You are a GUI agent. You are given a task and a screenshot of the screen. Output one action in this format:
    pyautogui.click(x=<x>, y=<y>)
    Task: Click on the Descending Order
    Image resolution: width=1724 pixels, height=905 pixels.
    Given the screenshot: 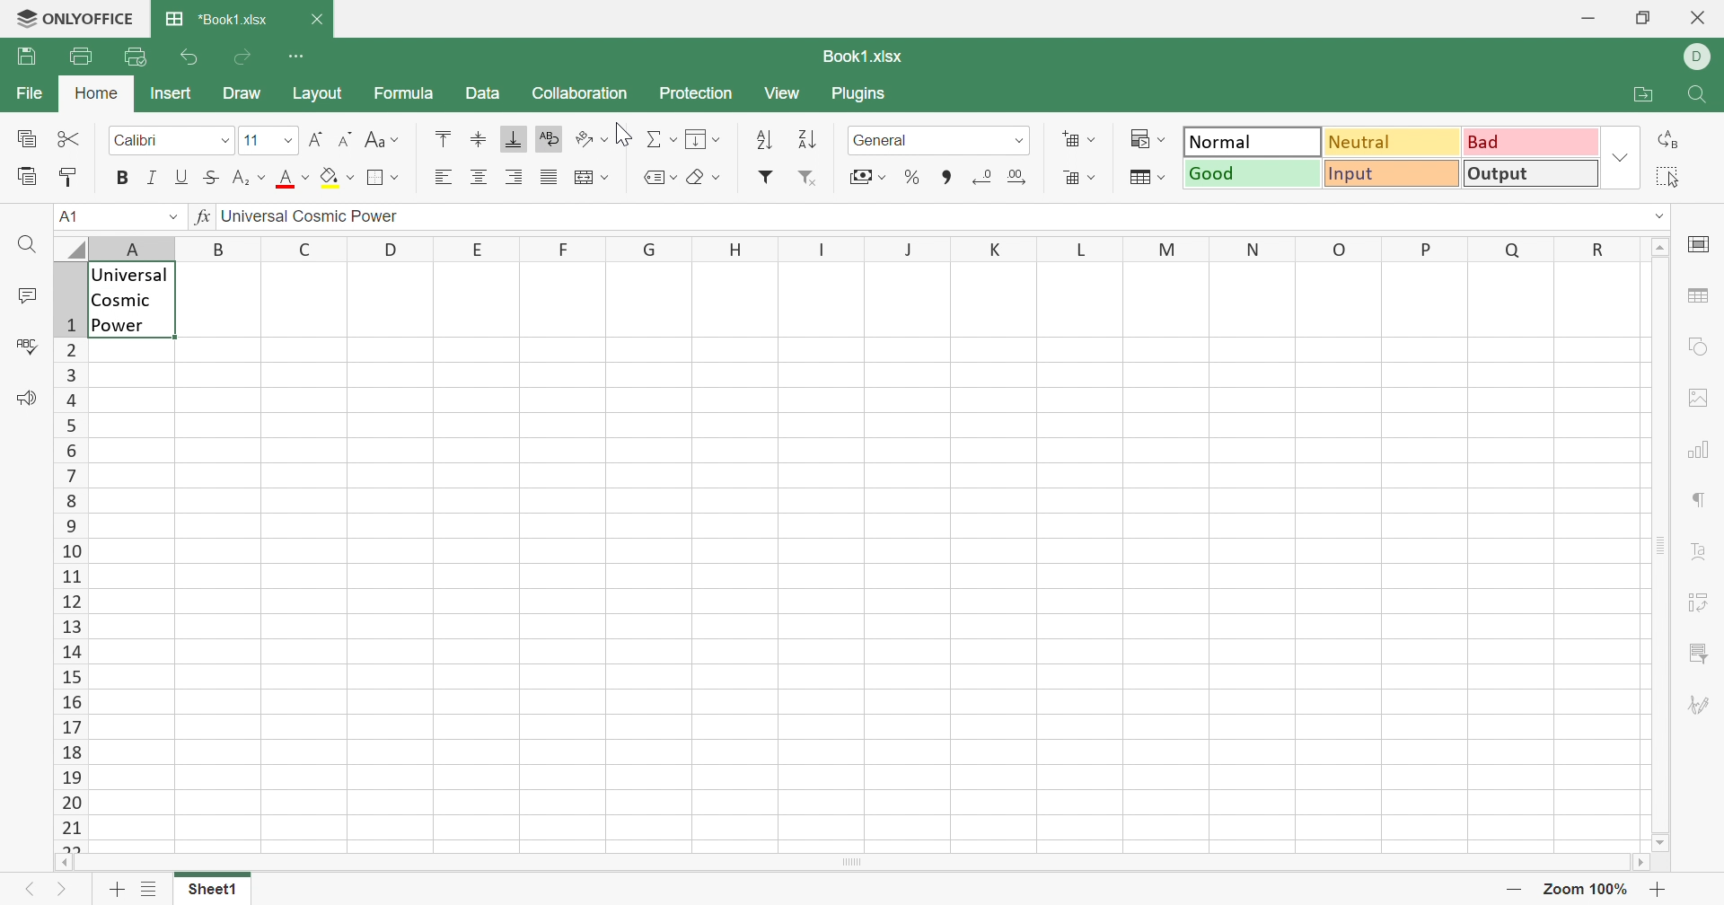 What is the action you would take?
    pyautogui.click(x=809, y=140)
    